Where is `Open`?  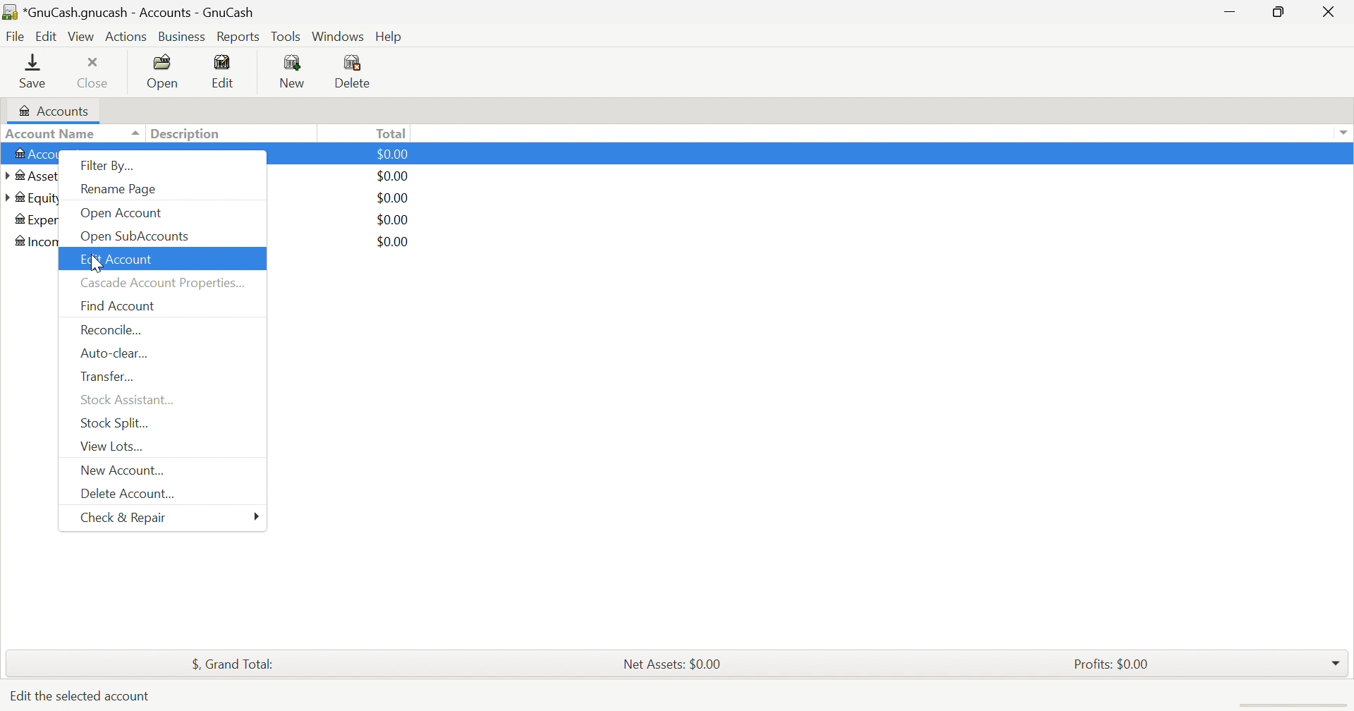
Open is located at coordinates (162, 70).